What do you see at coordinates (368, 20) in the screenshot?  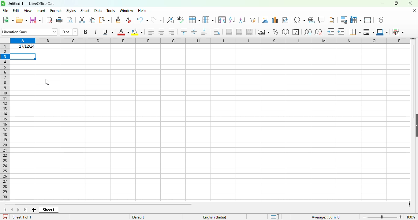 I see `split window` at bounding box center [368, 20].